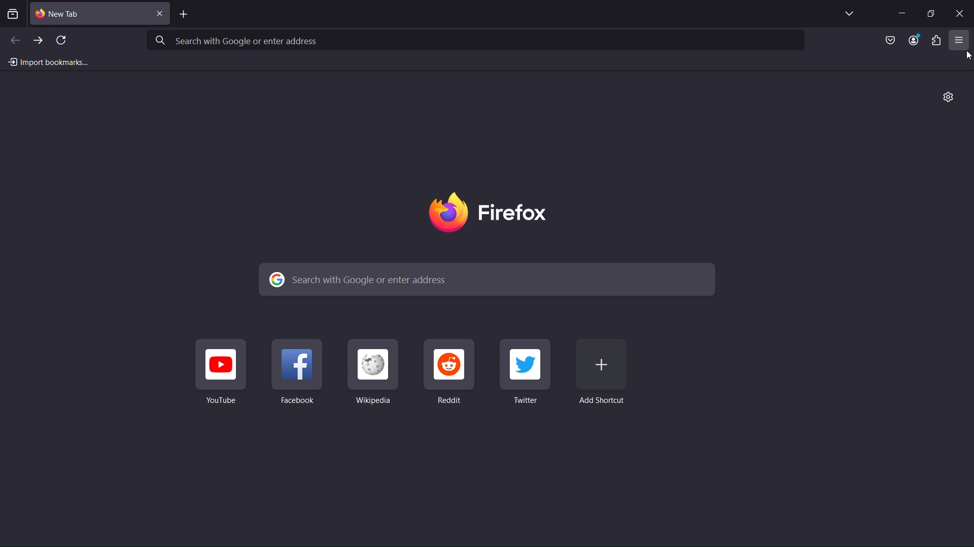  Describe the element at coordinates (479, 42) in the screenshot. I see `Search with Google or enter address` at that location.